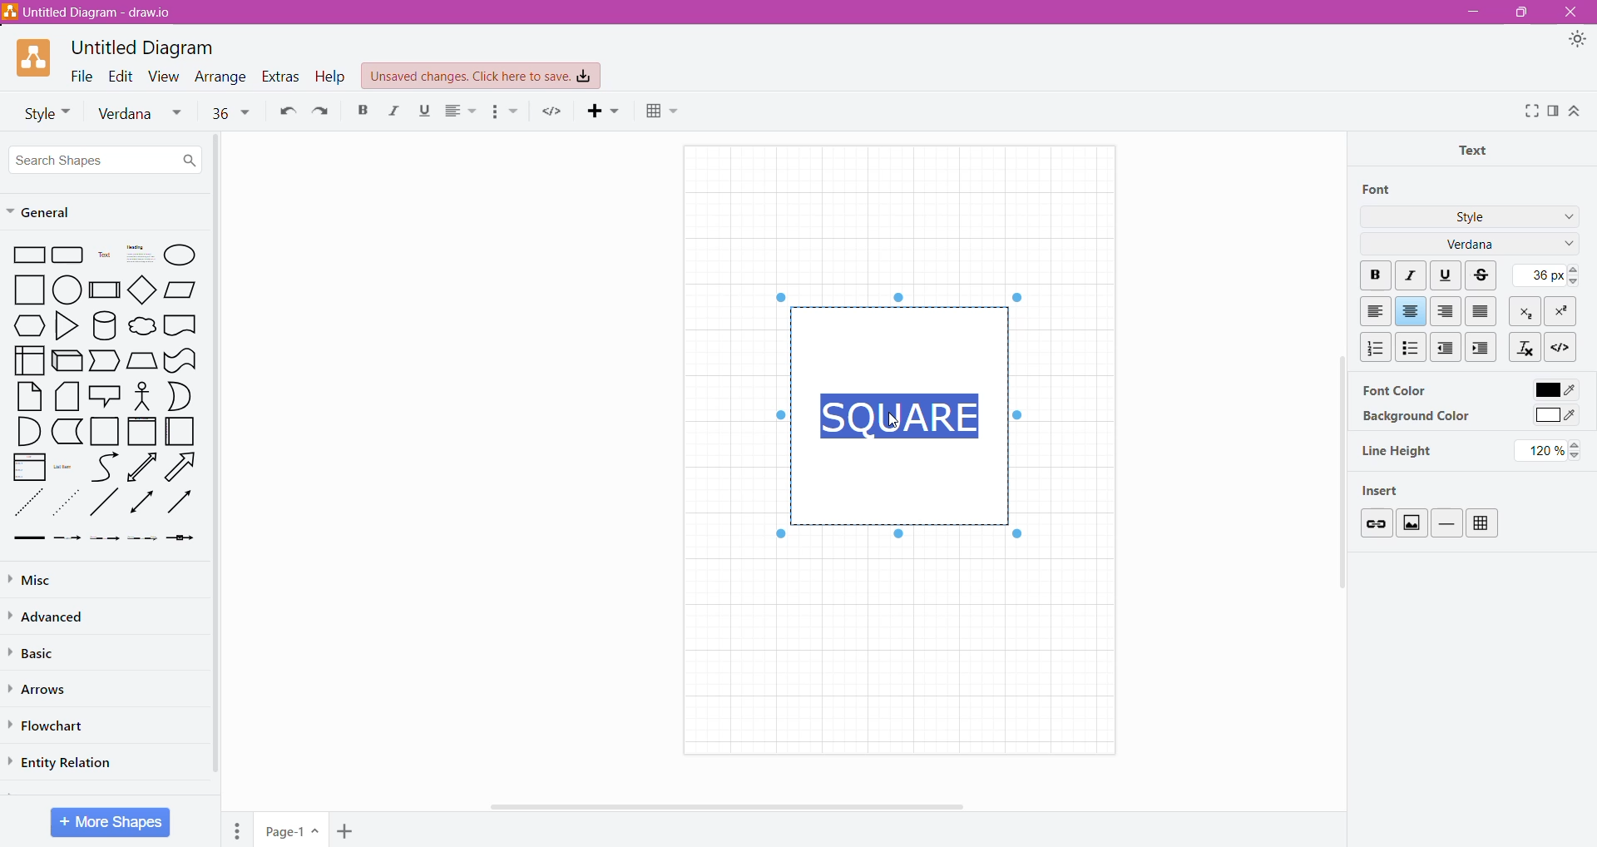  What do you see at coordinates (66, 503) in the screenshot?
I see `Dotted Arrow ` at bounding box center [66, 503].